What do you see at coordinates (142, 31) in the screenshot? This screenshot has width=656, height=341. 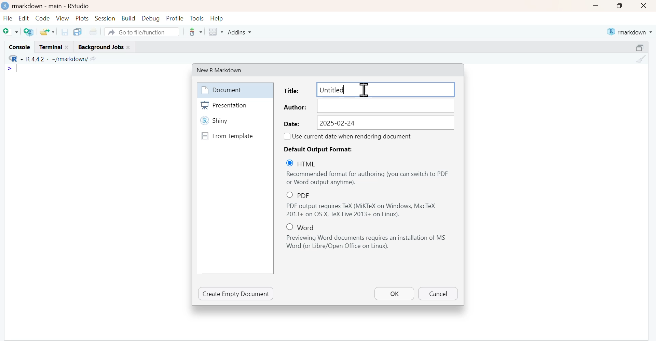 I see `Go to file/function` at bounding box center [142, 31].